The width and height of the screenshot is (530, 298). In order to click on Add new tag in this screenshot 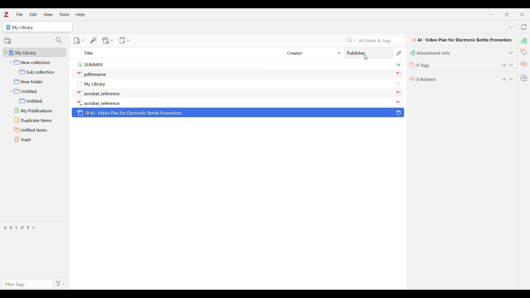, I will do `click(504, 65)`.